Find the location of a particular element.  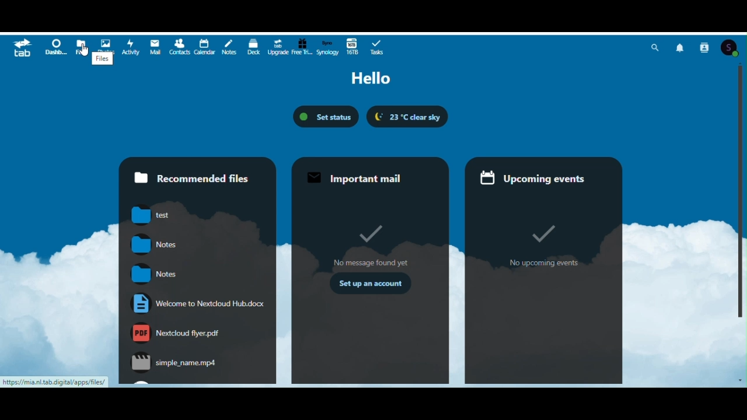

Search is located at coordinates (657, 47).